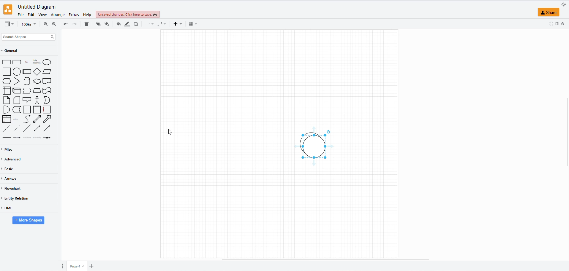  What do you see at coordinates (48, 138) in the screenshot?
I see `arrow with fields` at bounding box center [48, 138].